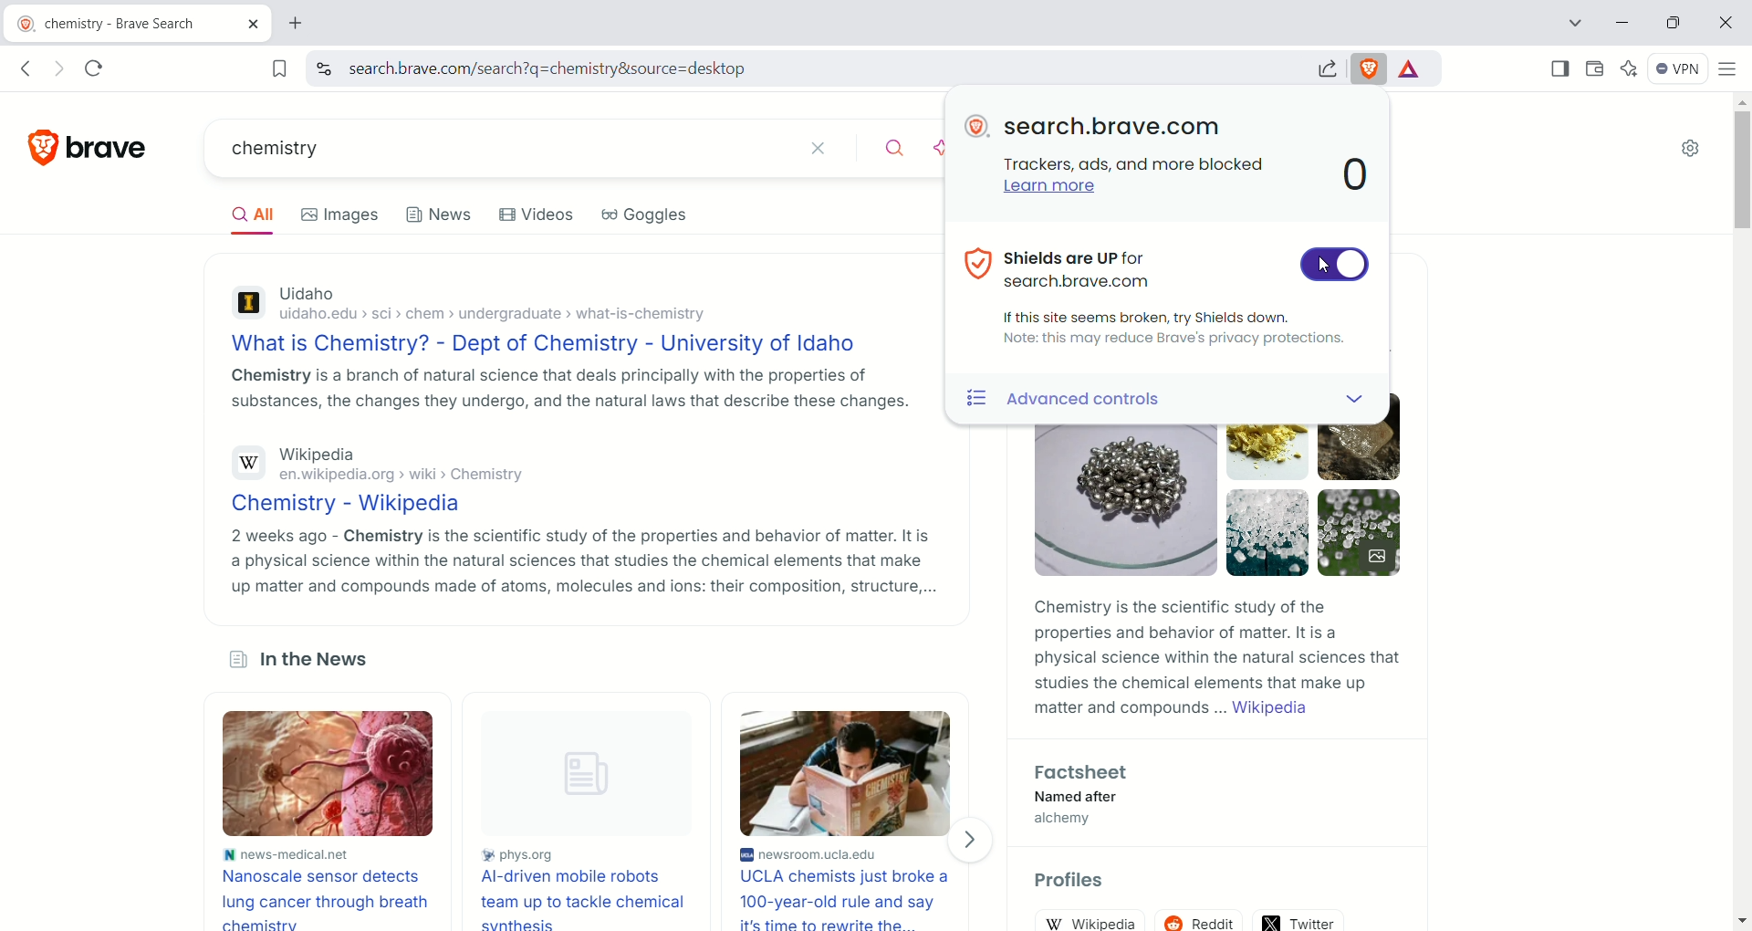 This screenshot has width=1752, height=931. What do you see at coordinates (57, 68) in the screenshot?
I see `click to go forward, hold to see history` at bounding box center [57, 68].